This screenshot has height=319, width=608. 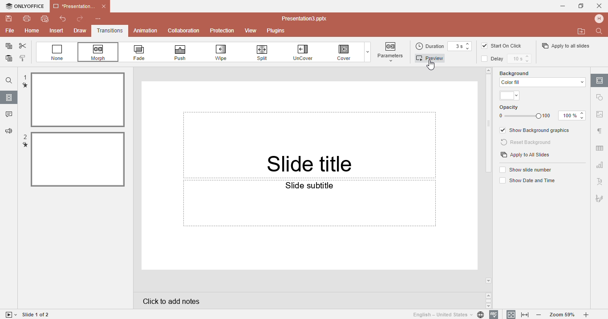 I want to click on slide title, so click(x=310, y=129).